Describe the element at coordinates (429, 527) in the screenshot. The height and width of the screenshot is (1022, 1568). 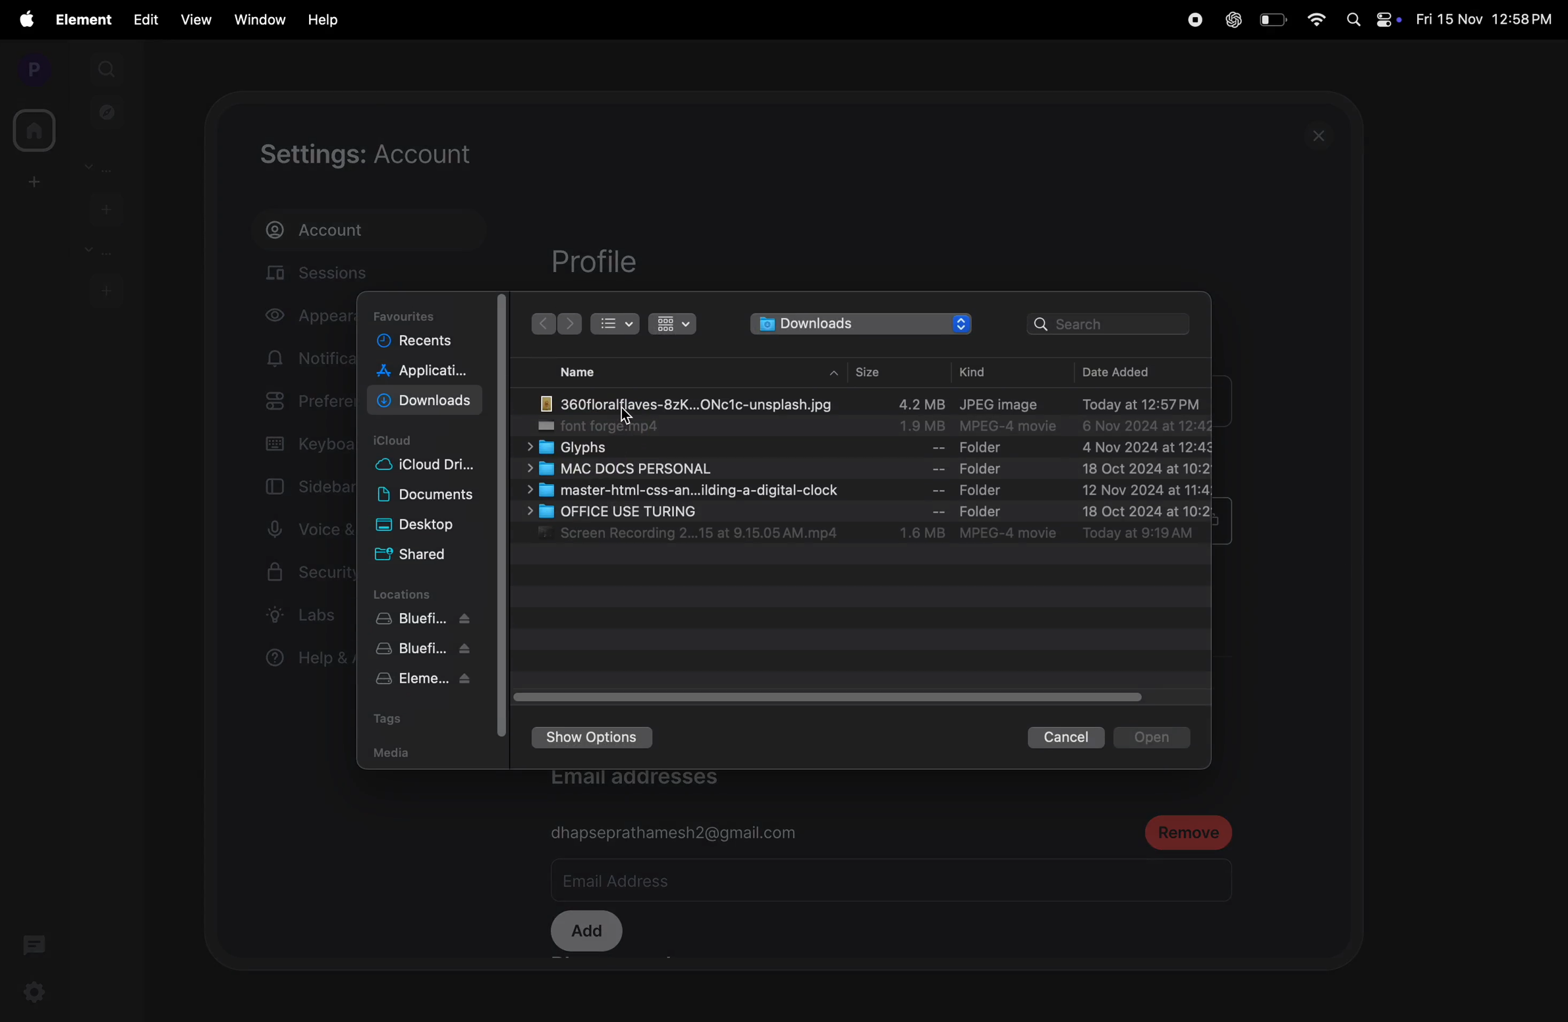
I see `Desktop` at that location.